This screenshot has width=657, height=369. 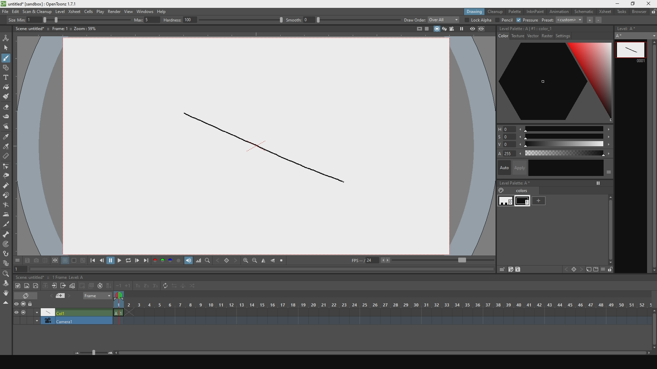 What do you see at coordinates (588, 270) in the screenshot?
I see `icon` at bounding box center [588, 270].